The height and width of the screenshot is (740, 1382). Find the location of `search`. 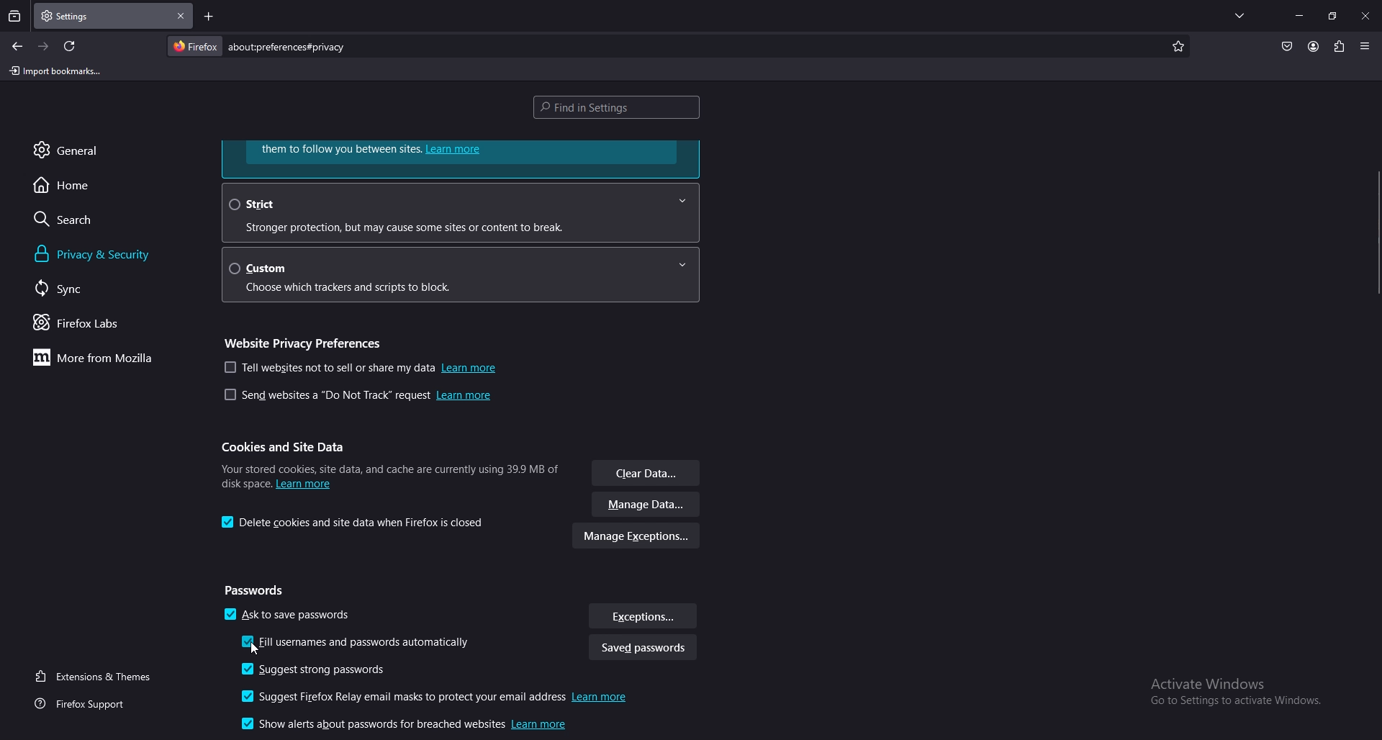

search is located at coordinates (89, 219).